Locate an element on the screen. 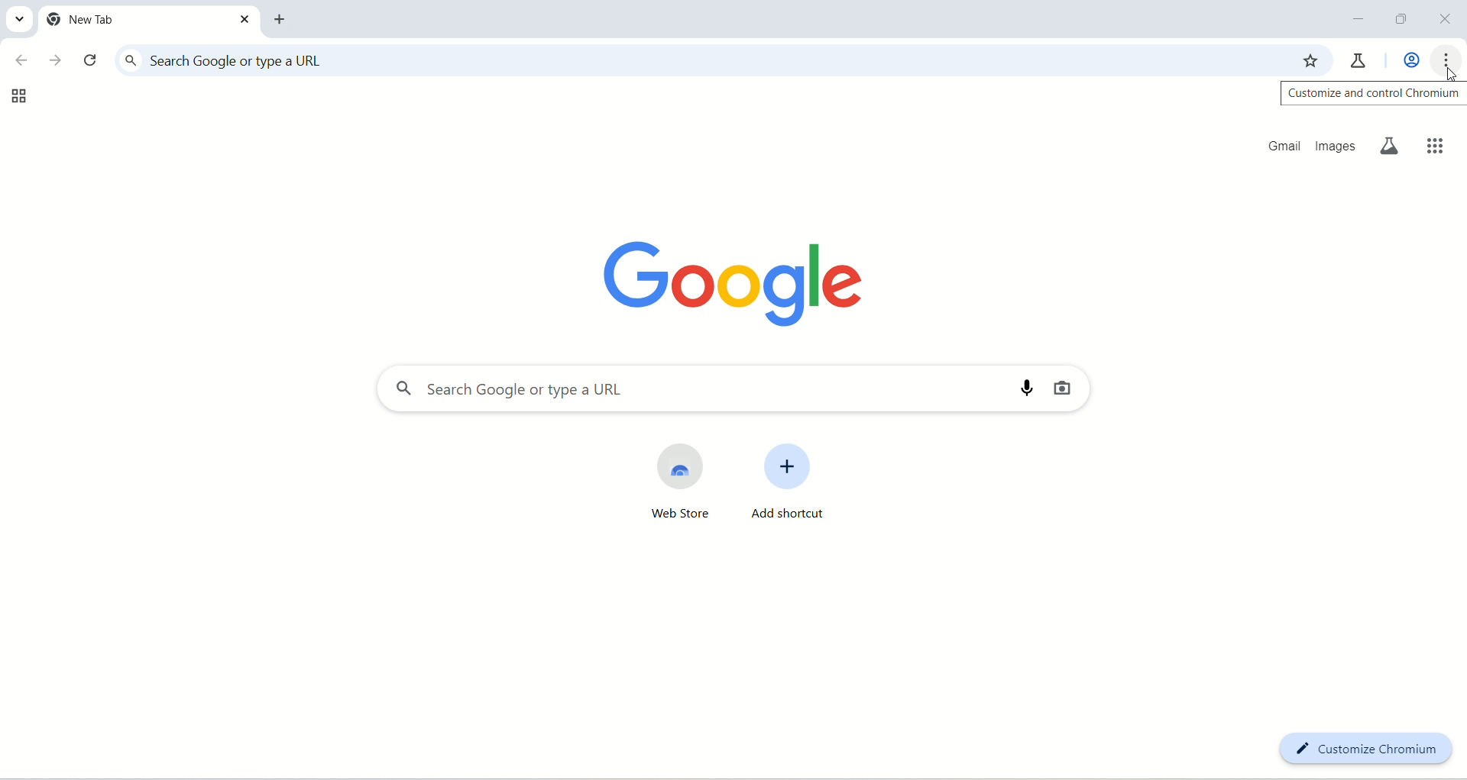  search labs is located at coordinates (1393, 147).